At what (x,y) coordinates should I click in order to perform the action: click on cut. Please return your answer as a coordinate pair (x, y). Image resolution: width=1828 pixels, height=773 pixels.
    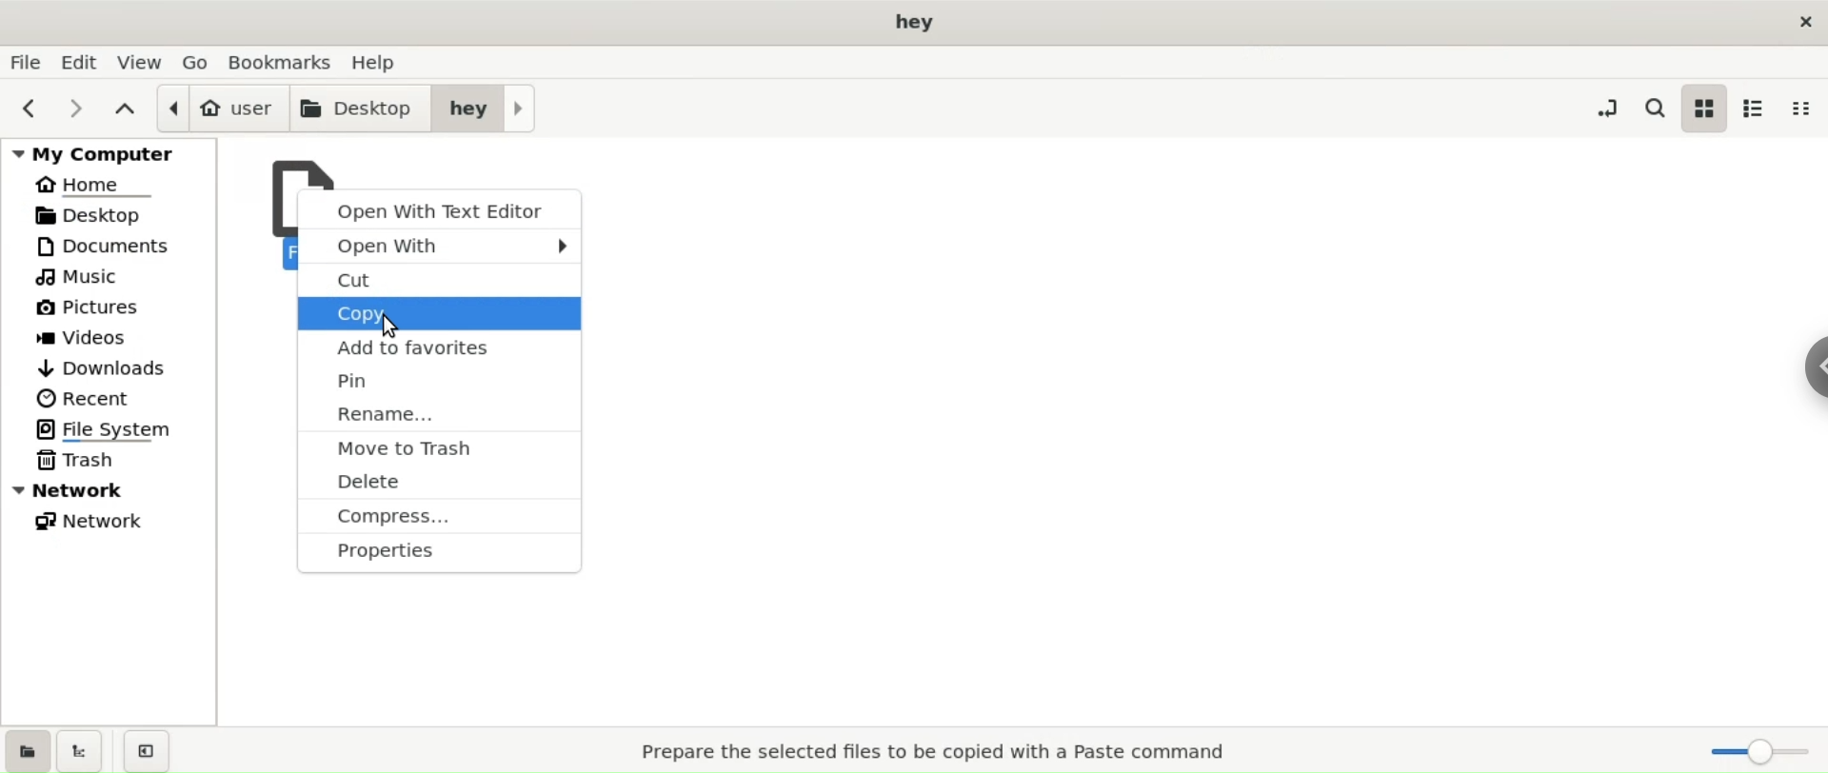
    Looking at the image, I should click on (441, 282).